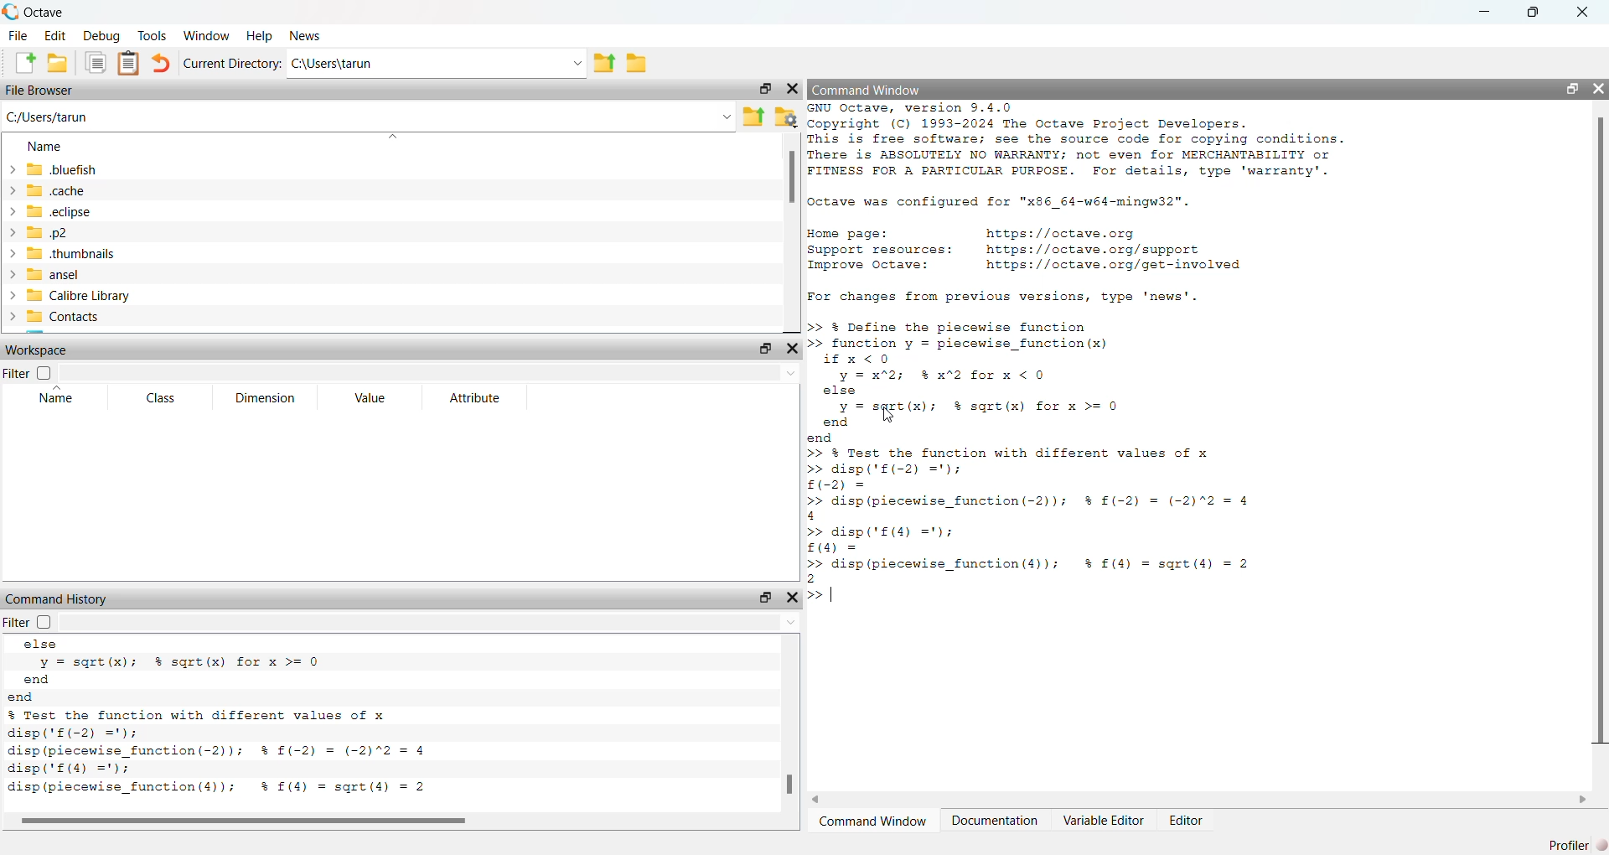 The image size is (1609, 855). I want to click on Help, so click(257, 35).